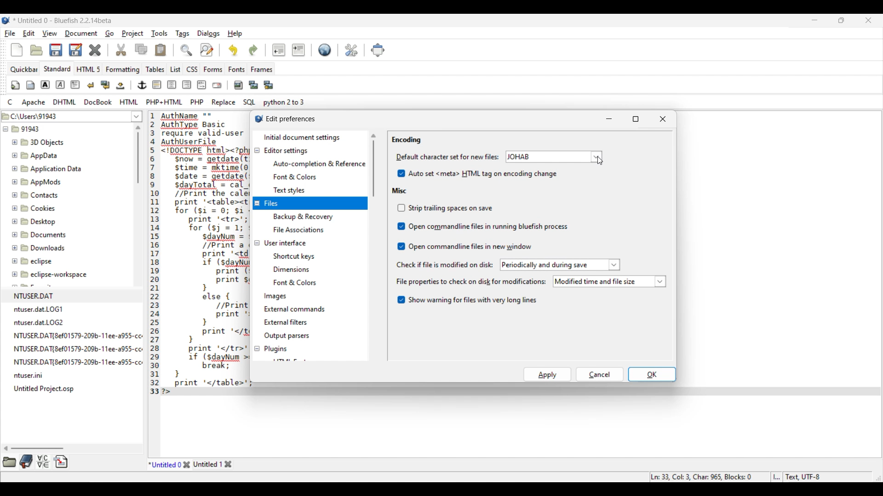  I want to click on Copy, so click(141, 49).